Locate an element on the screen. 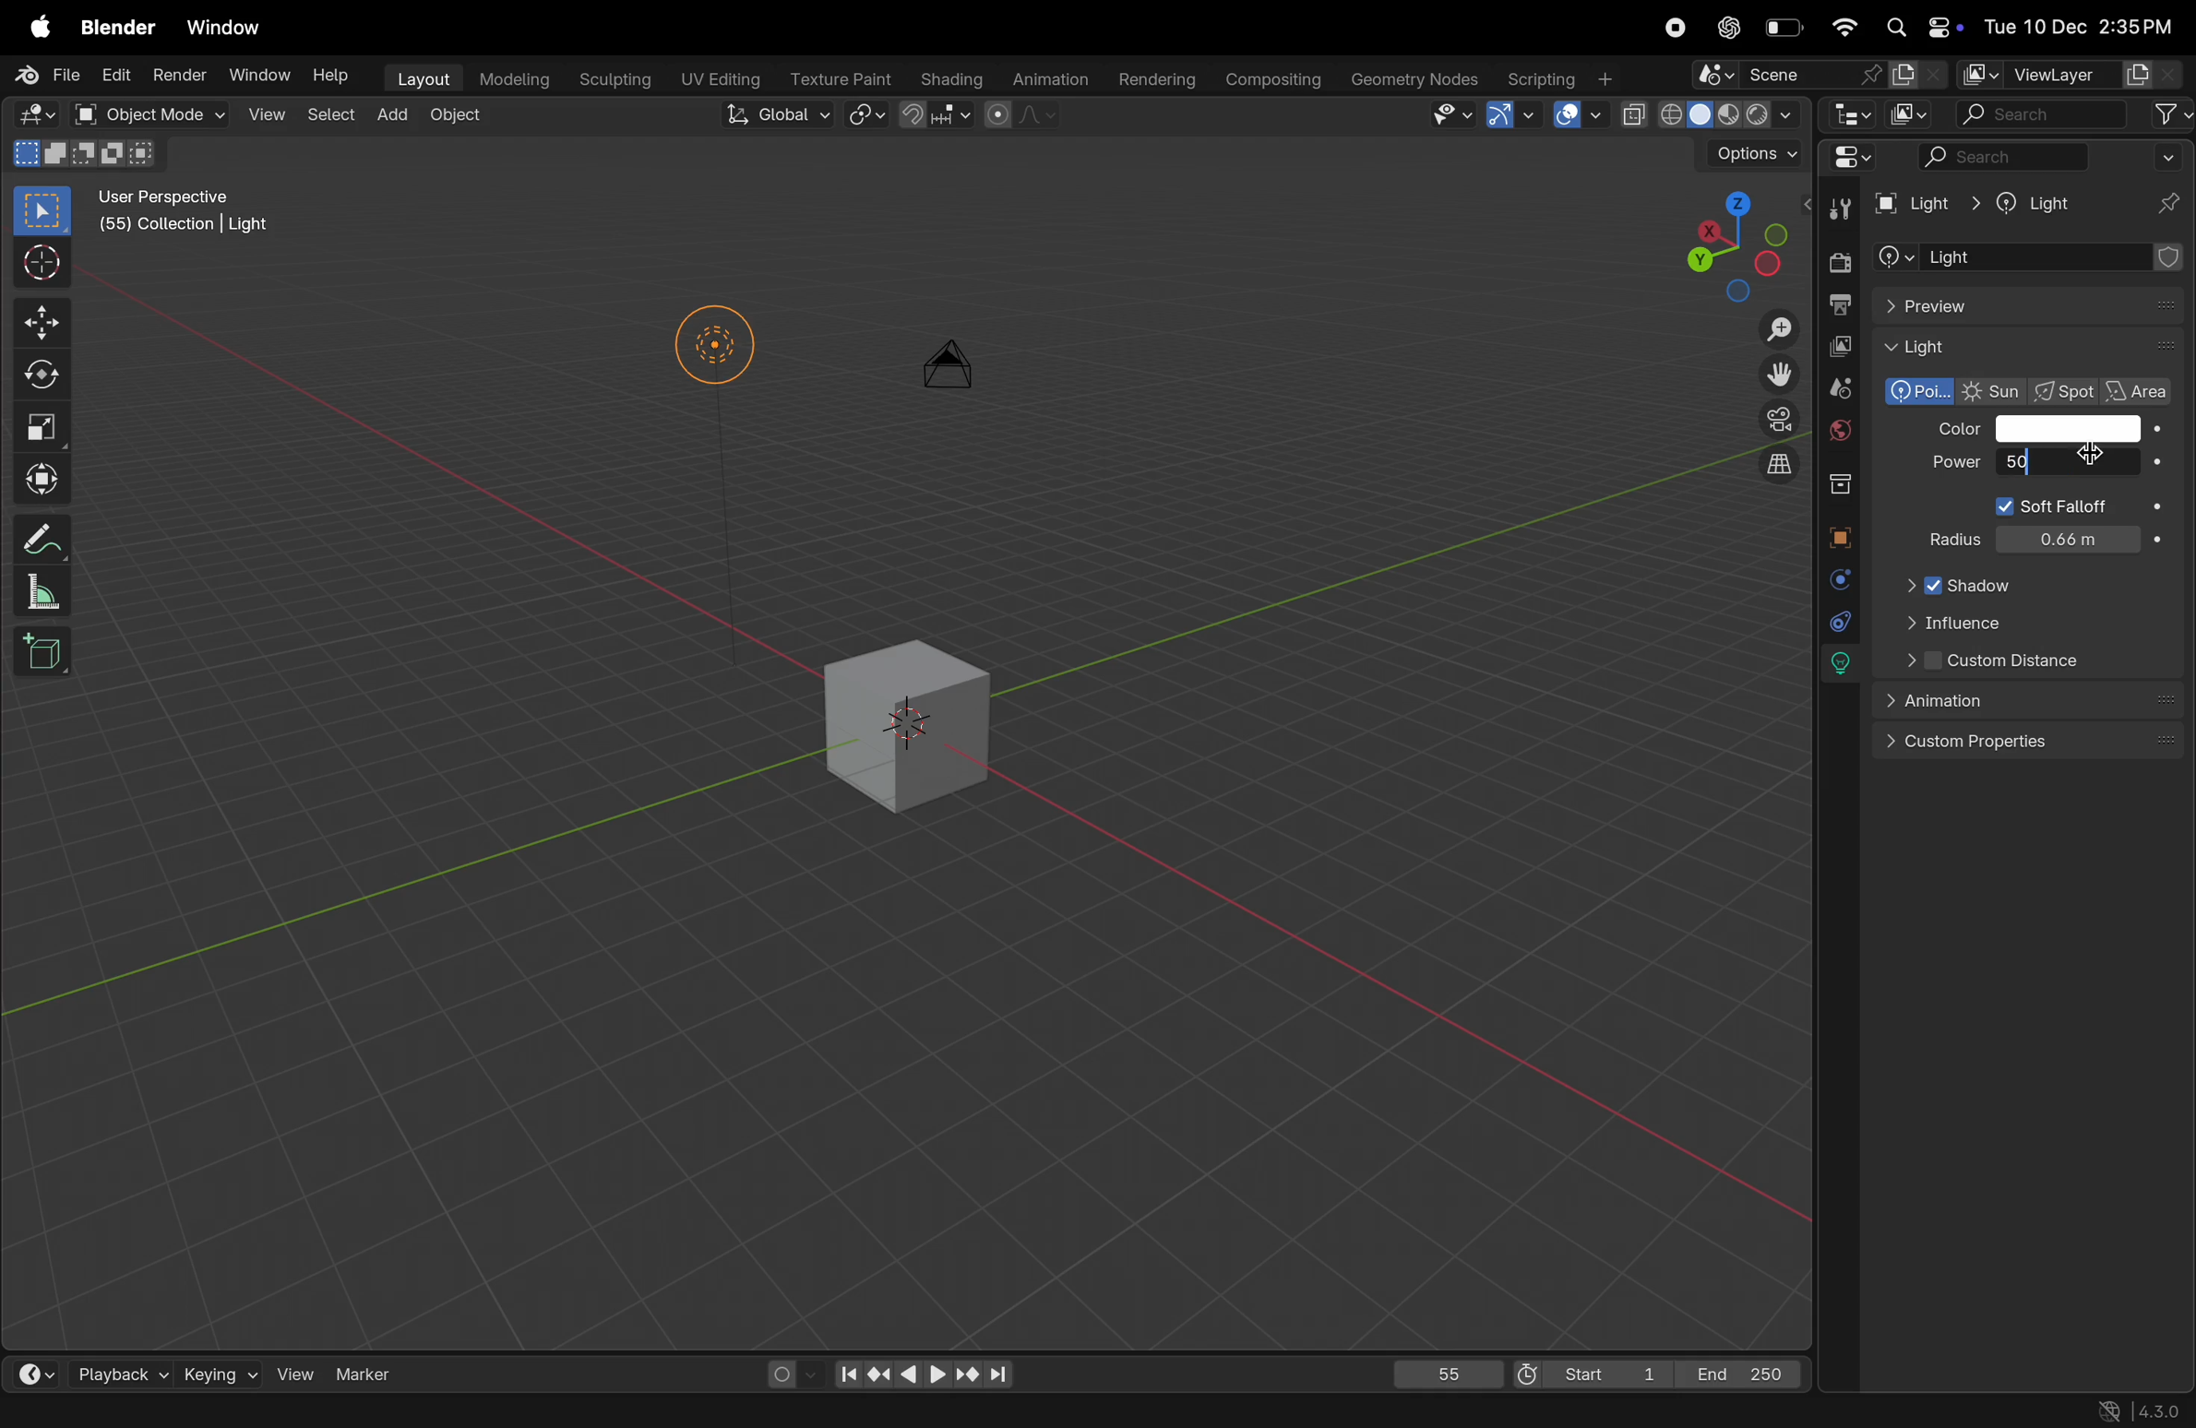  color is located at coordinates (2080, 430).